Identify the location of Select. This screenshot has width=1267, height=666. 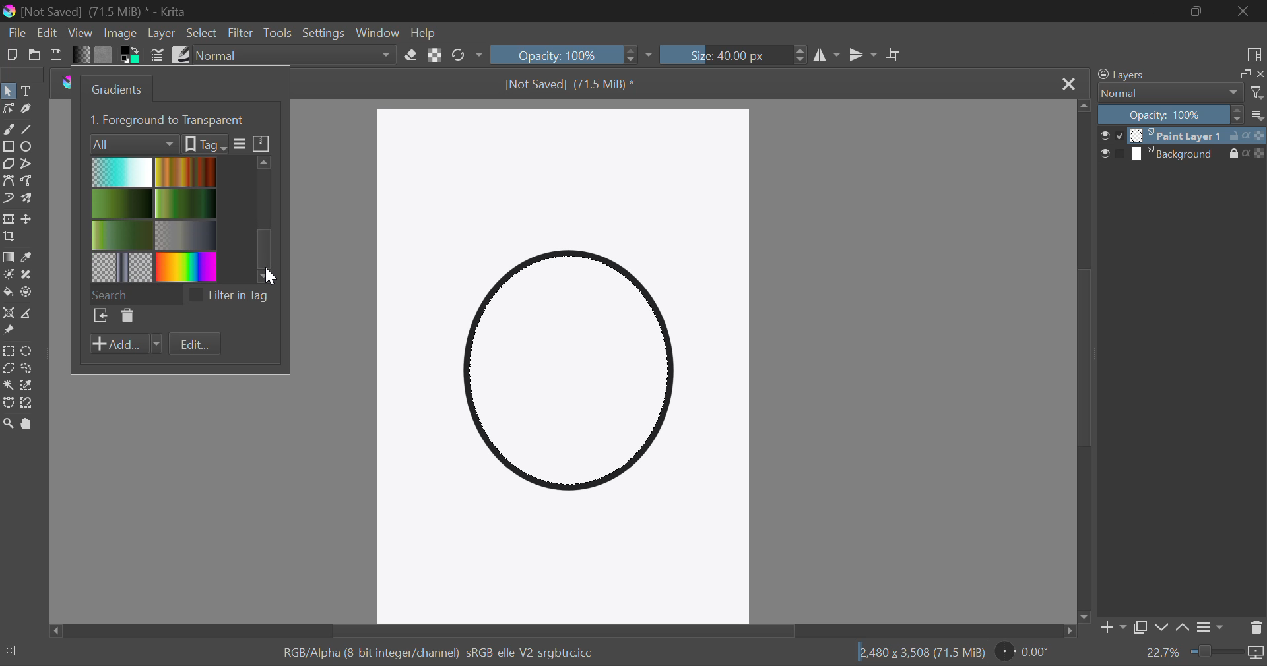
(9, 91).